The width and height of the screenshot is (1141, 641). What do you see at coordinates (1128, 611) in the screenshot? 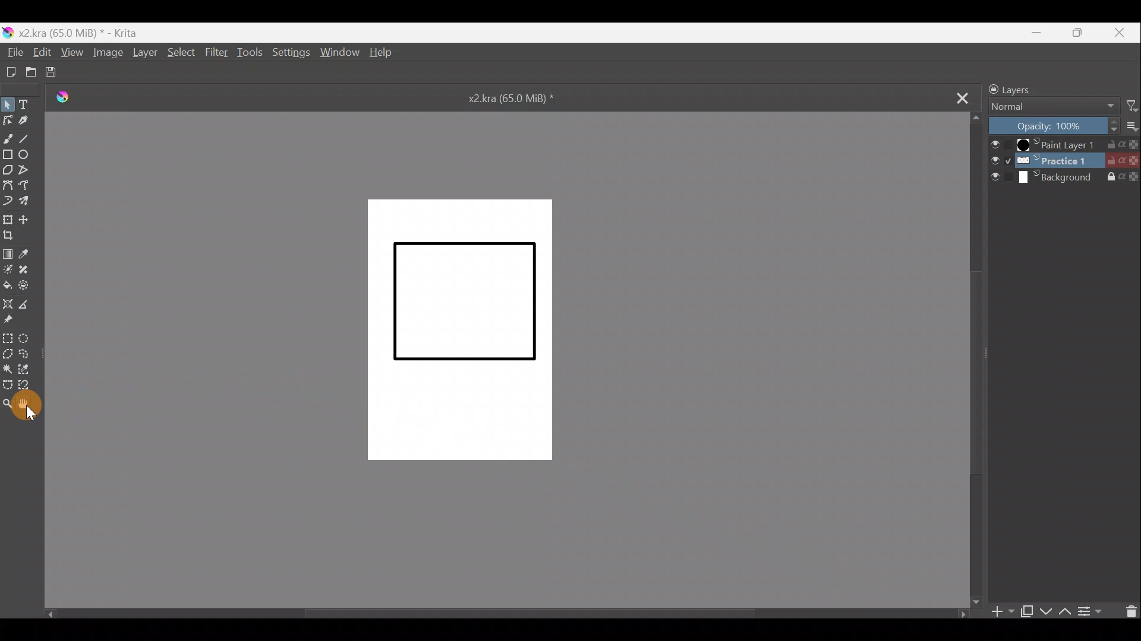
I see `Delete a layer` at bounding box center [1128, 611].